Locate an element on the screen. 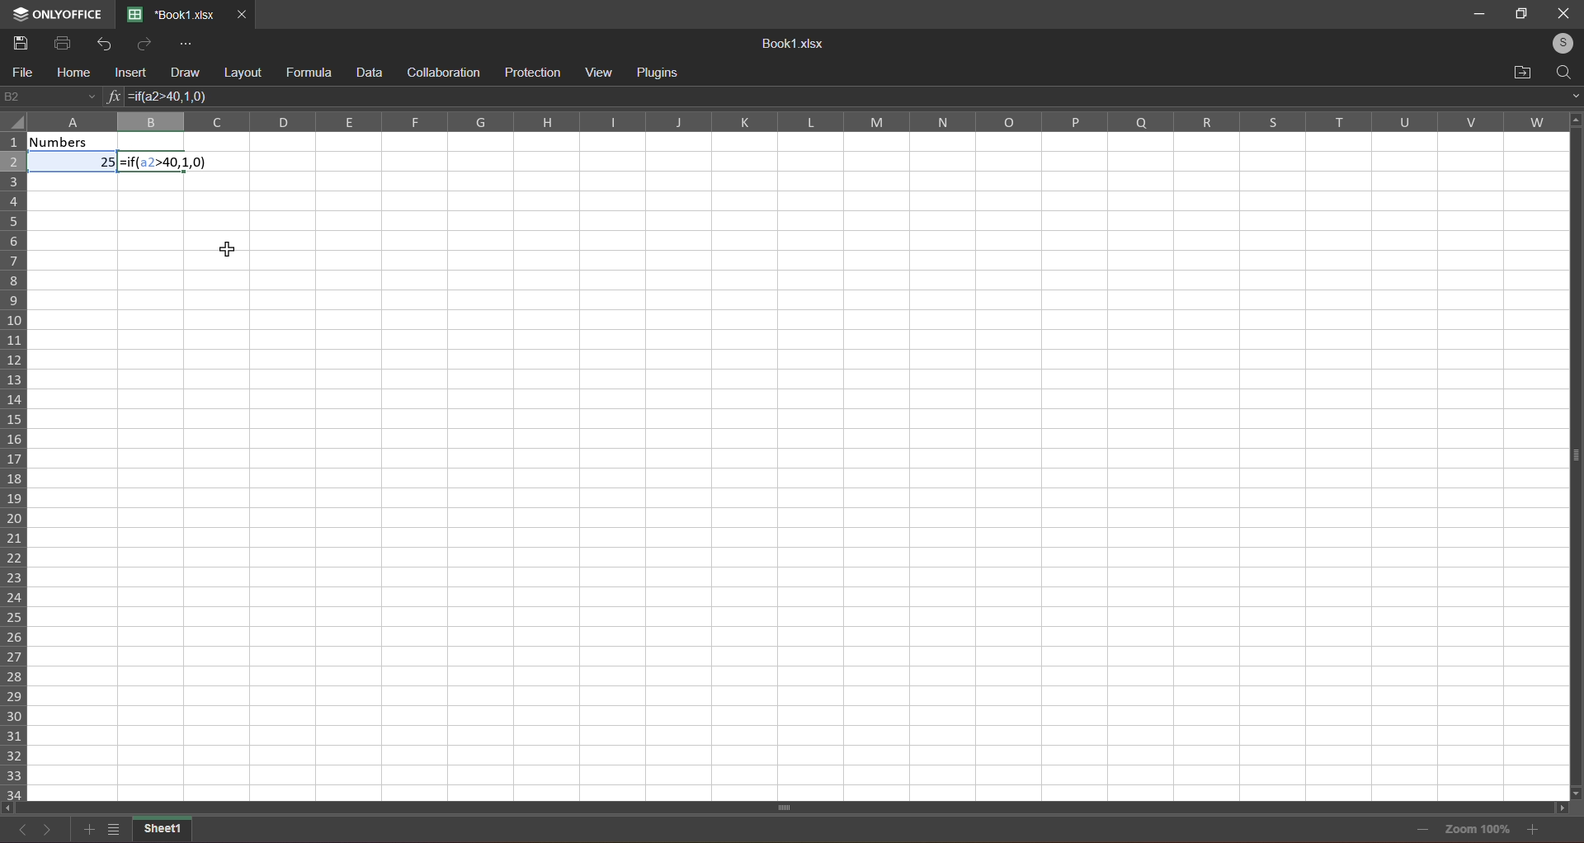 This screenshot has height=843, width=1584. layout is located at coordinates (242, 72).